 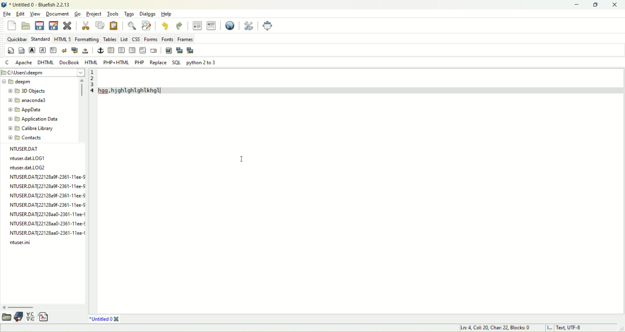 What do you see at coordinates (47, 204) in the screenshot?
I see `NTUSER.DAT{221282a9f-2361-11ee-S` at bounding box center [47, 204].